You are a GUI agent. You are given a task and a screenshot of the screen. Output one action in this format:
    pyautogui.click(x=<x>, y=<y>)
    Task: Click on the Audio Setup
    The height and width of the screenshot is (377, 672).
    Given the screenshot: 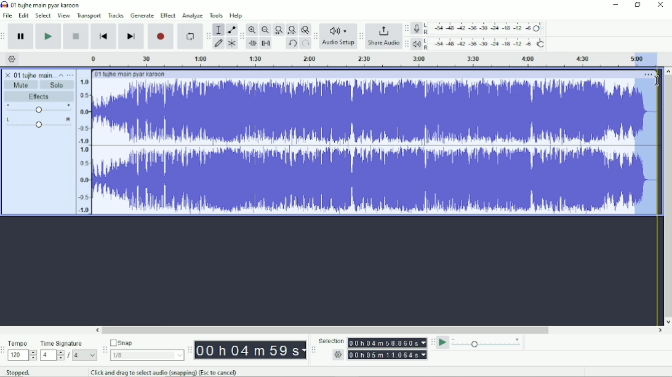 What is the action you would take?
    pyautogui.click(x=338, y=36)
    